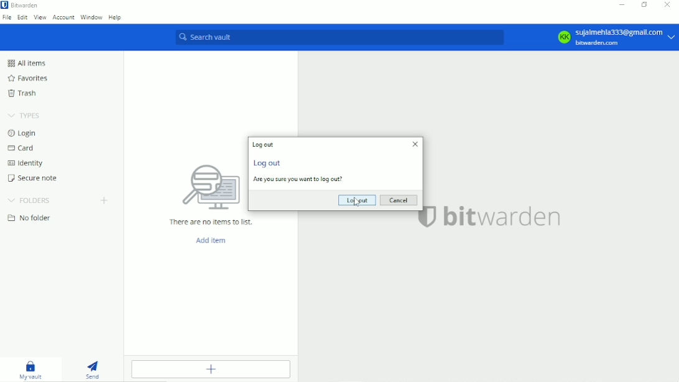  What do you see at coordinates (26, 114) in the screenshot?
I see `Types` at bounding box center [26, 114].